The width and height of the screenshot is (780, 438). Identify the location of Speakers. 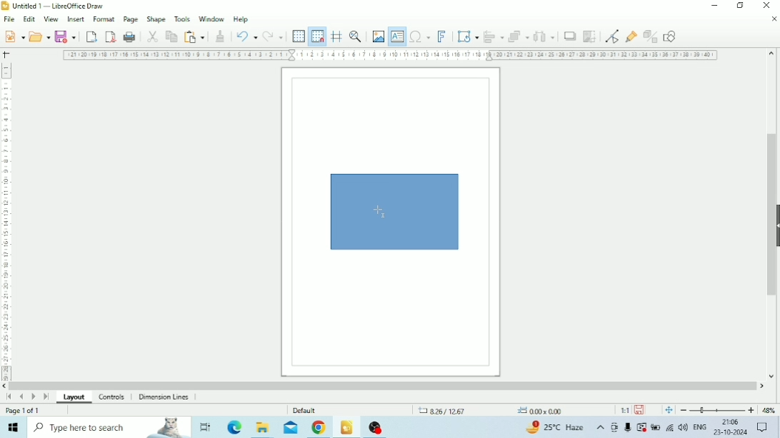
(684, 427).